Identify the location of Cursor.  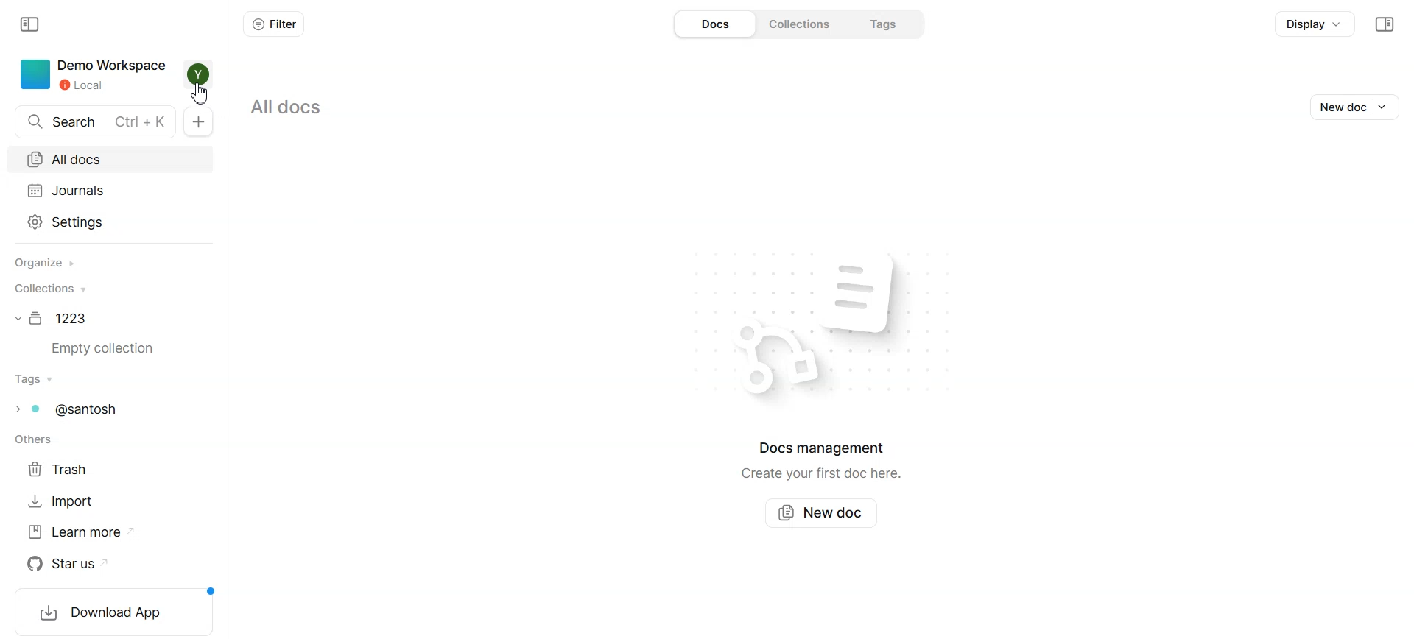
(200, 94).